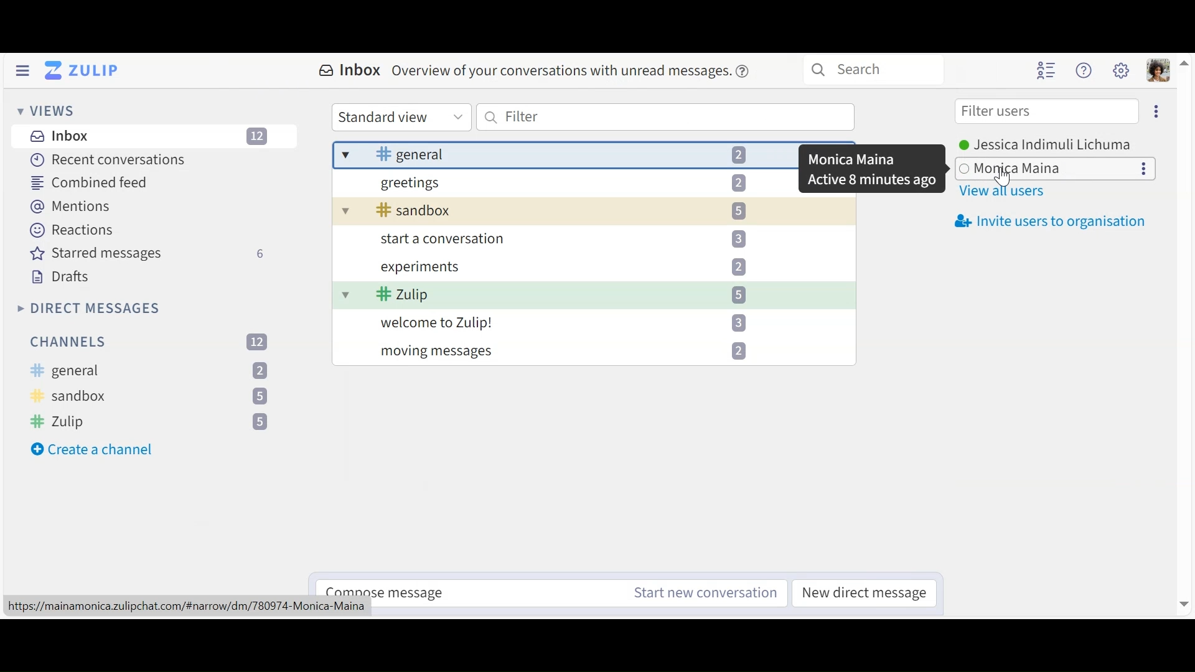 The width and height of the screenshot is (1195, 672). What do you see at coordinates (350, 70) in the screenshot?
I see `Inbox` at bounding box center [350, 70].